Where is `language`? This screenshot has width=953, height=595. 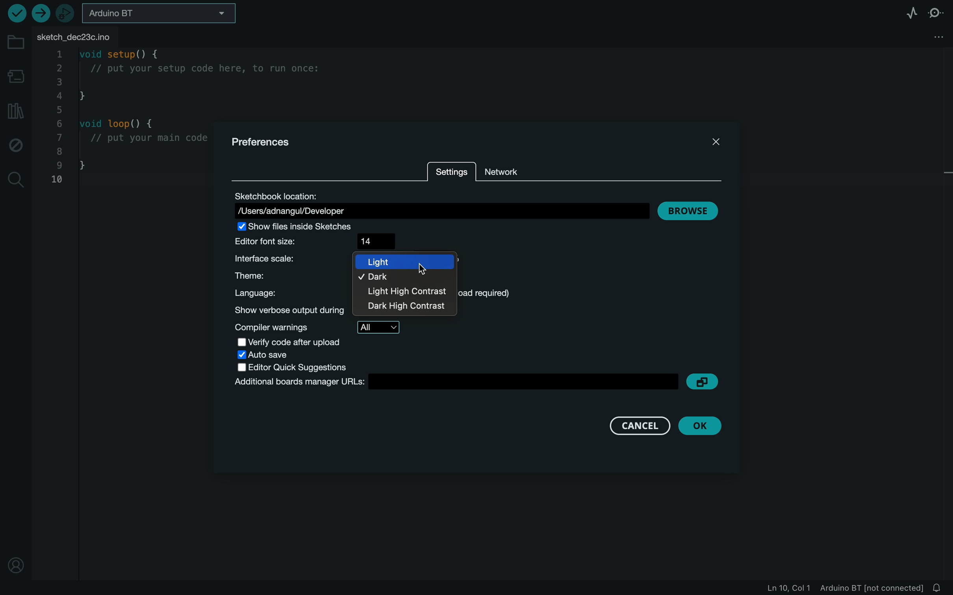 language is located at coordinates (290, 293).